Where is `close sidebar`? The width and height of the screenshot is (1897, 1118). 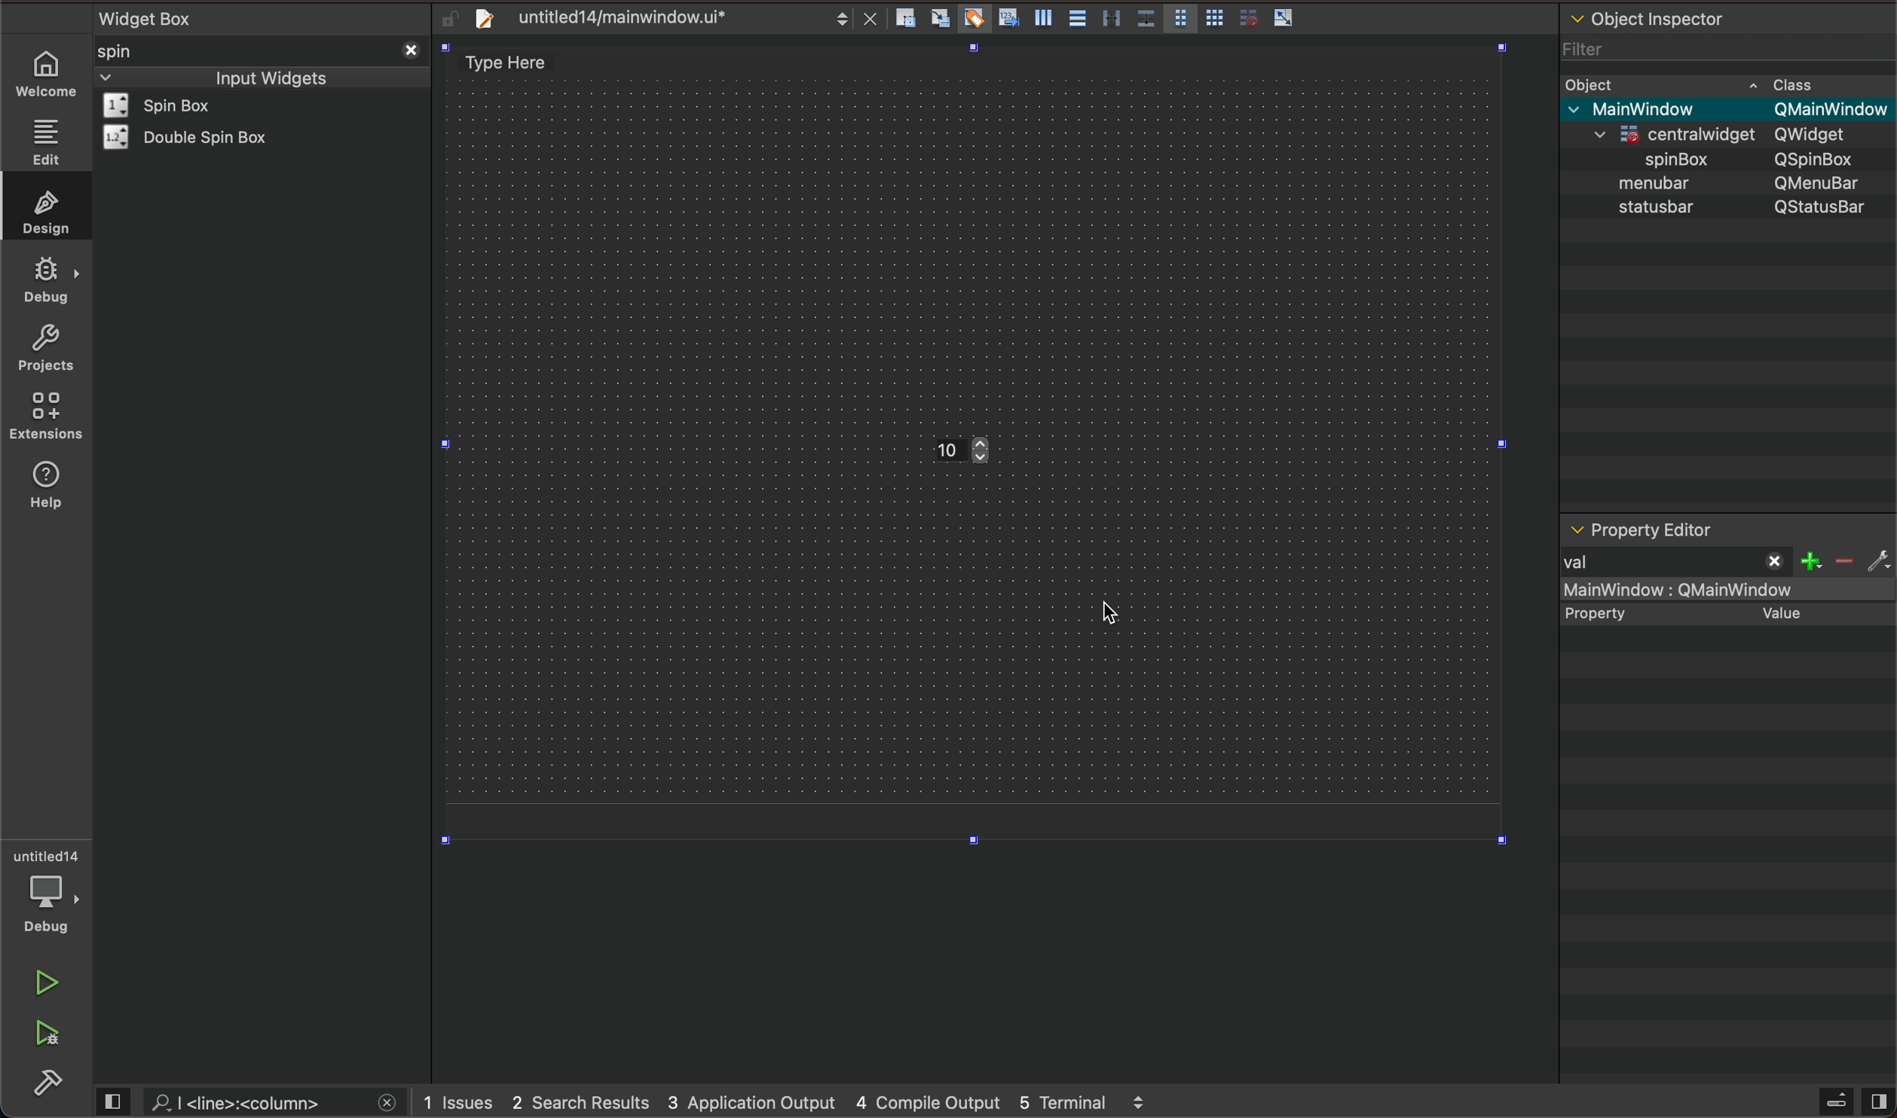
close sidebar is located at coordinates (1853, 1101).